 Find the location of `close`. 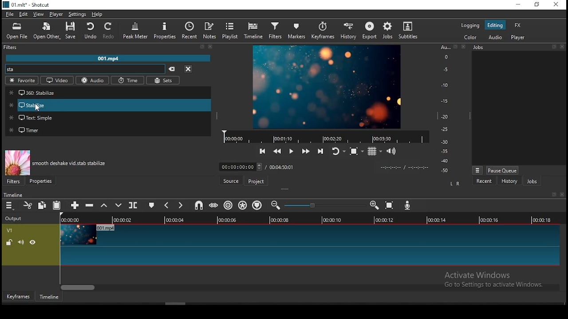

close is located at coordinates (464, 47).